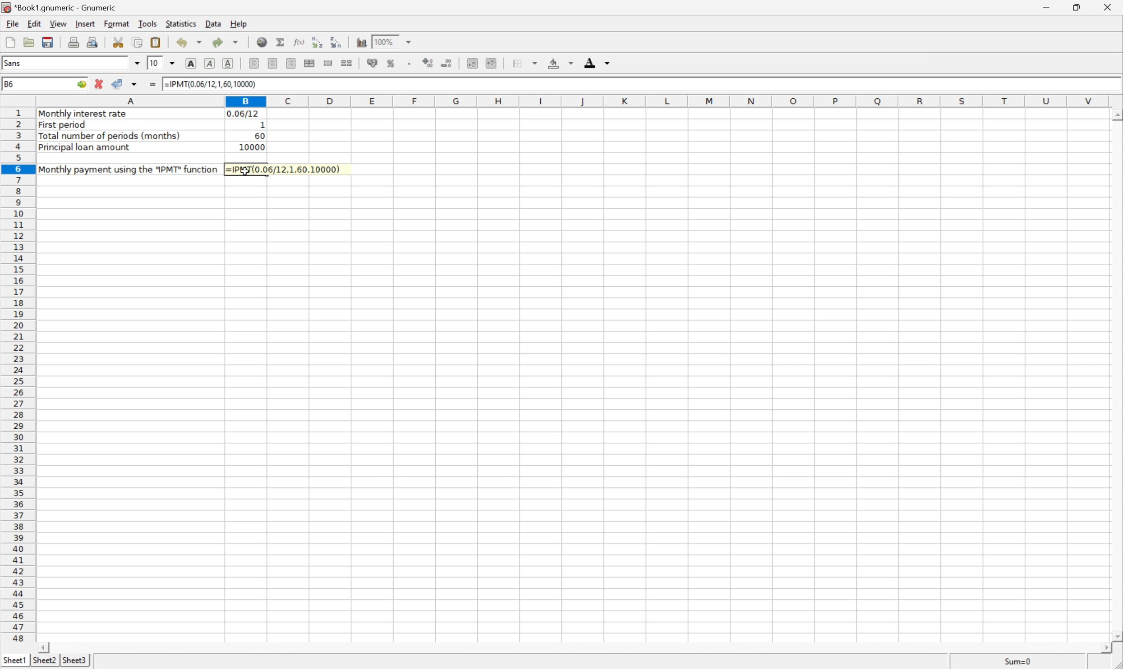  Describe the element at coordinates (65, 124) in the screenshot. I see `First period` at that location.